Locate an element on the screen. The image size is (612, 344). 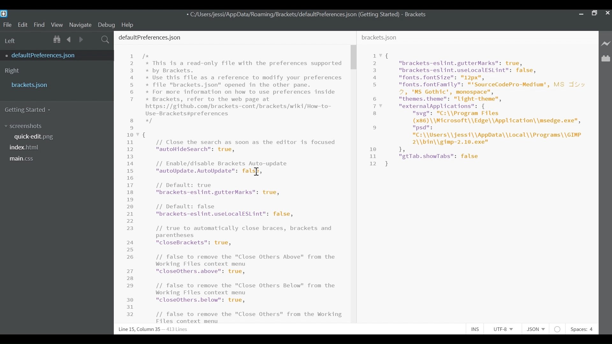
bracket.json File Path- Brackets is located at coordinates (308, 15).